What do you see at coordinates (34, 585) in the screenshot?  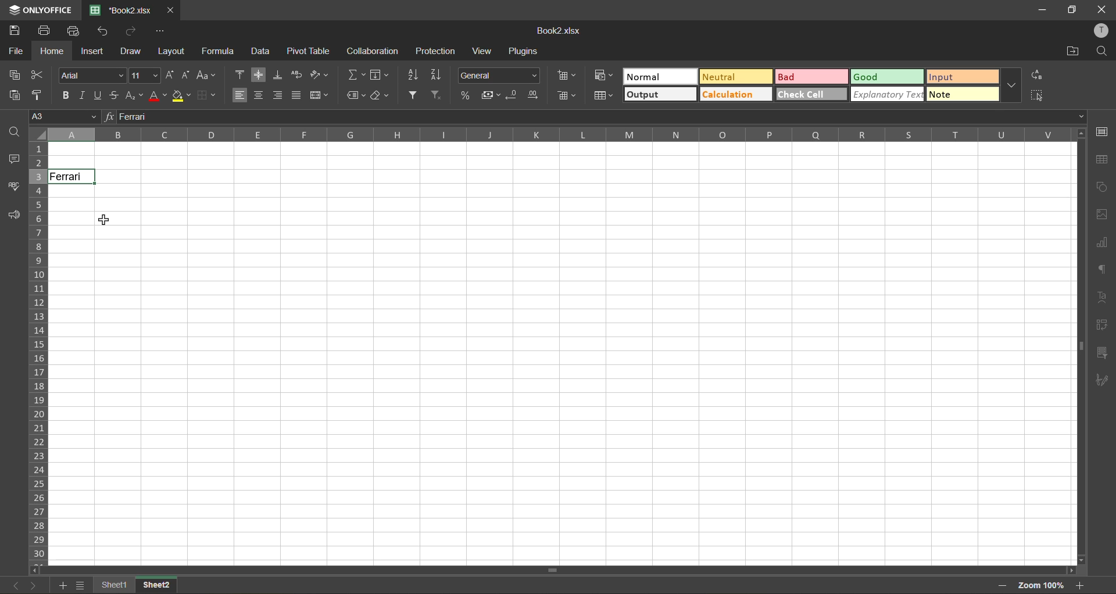 I see `next` at bounding box center [34, 585].